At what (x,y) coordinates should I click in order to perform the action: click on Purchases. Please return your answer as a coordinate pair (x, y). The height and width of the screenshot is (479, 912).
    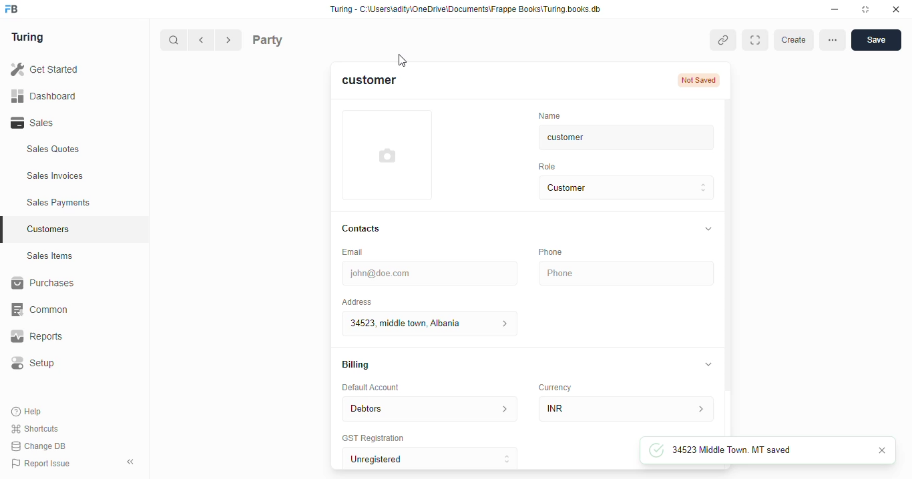
    Looking at the image, I should click on (67, 285).